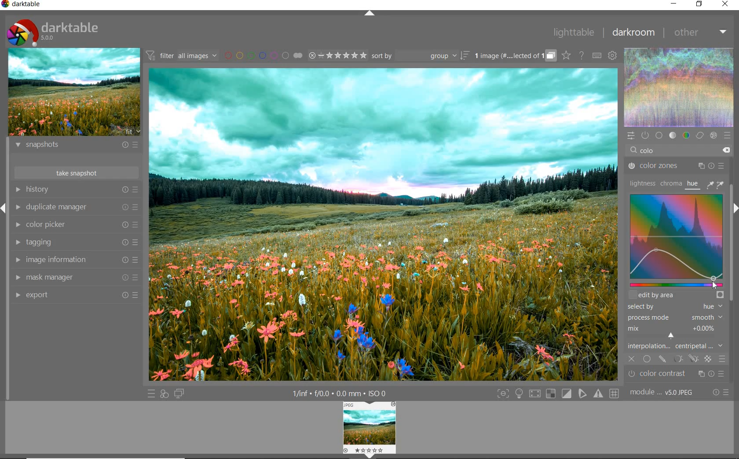  Describe the element at coordinates (420, 57) in the screenshot. I see `sort` at that location.